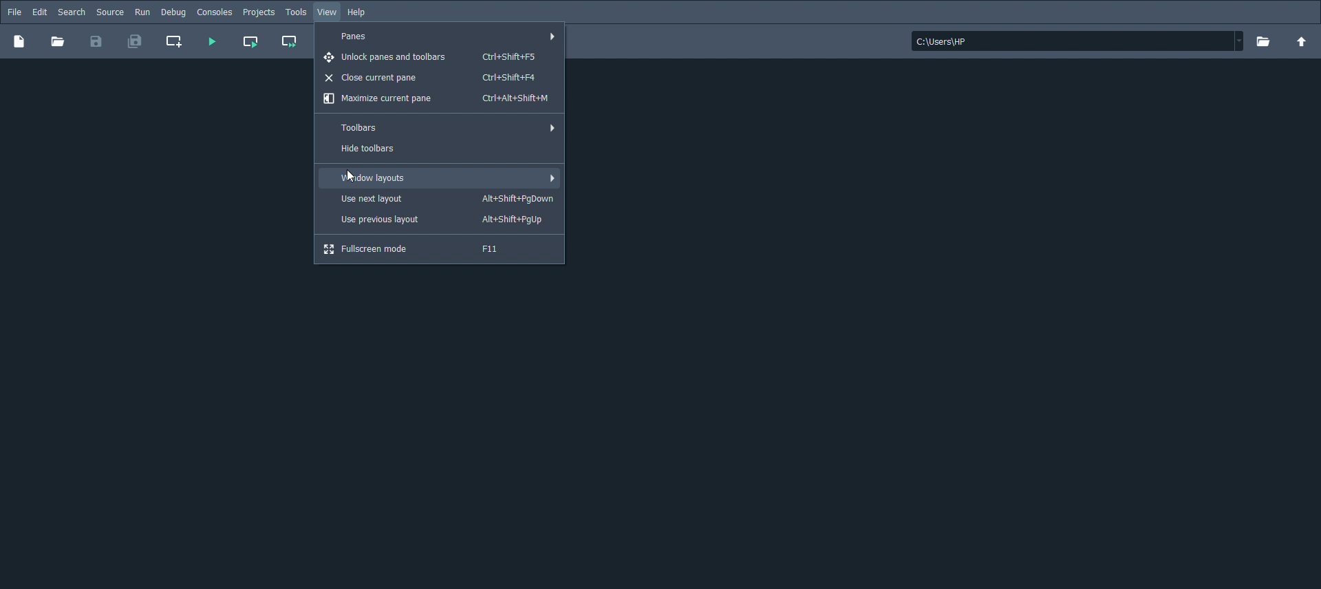 This screenshot has width=1321, height=589. What do you see at coordinates (350, 176) in the screenshot?
I see `Cursor` at bounding box center [350, 176].